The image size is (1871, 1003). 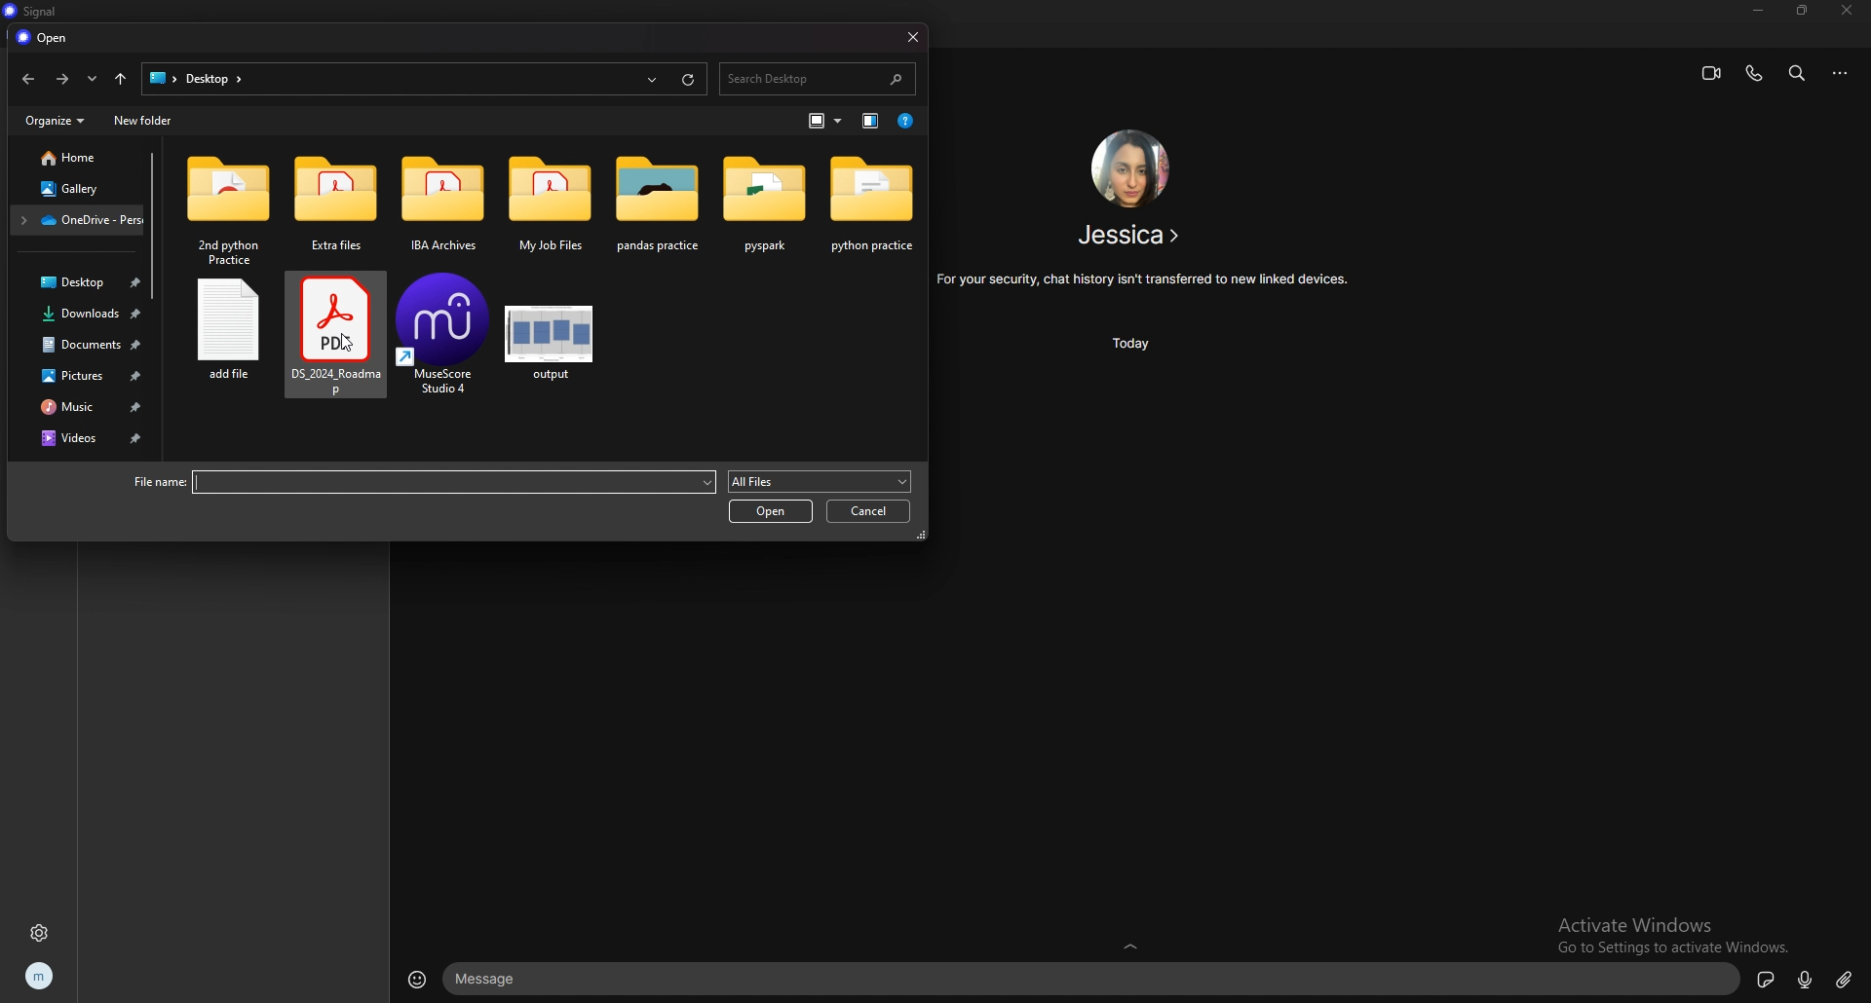 What do you see at coordinates (46, 38) in the screenshot?
I see `open` at bounding box center [46, 38].